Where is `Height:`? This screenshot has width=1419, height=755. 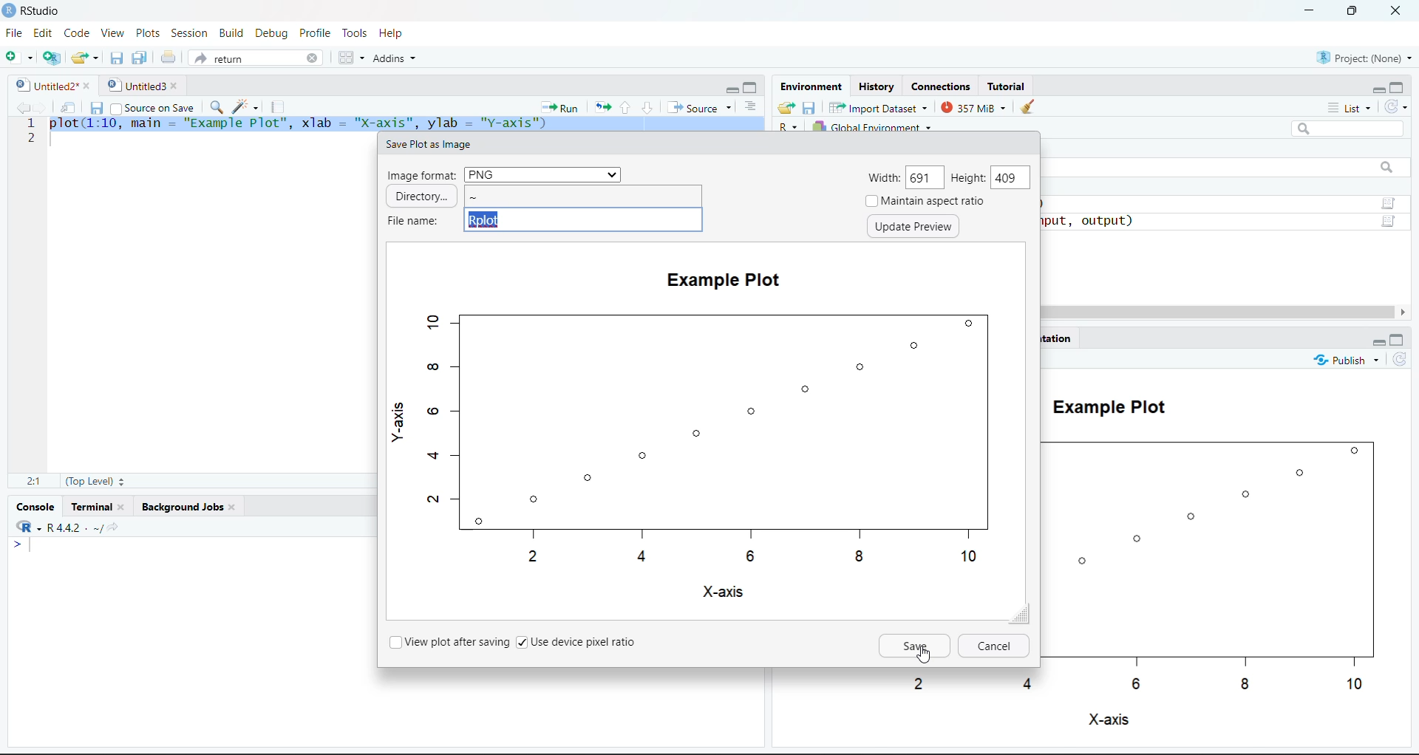 Height: is located at coordinates (968, 179).